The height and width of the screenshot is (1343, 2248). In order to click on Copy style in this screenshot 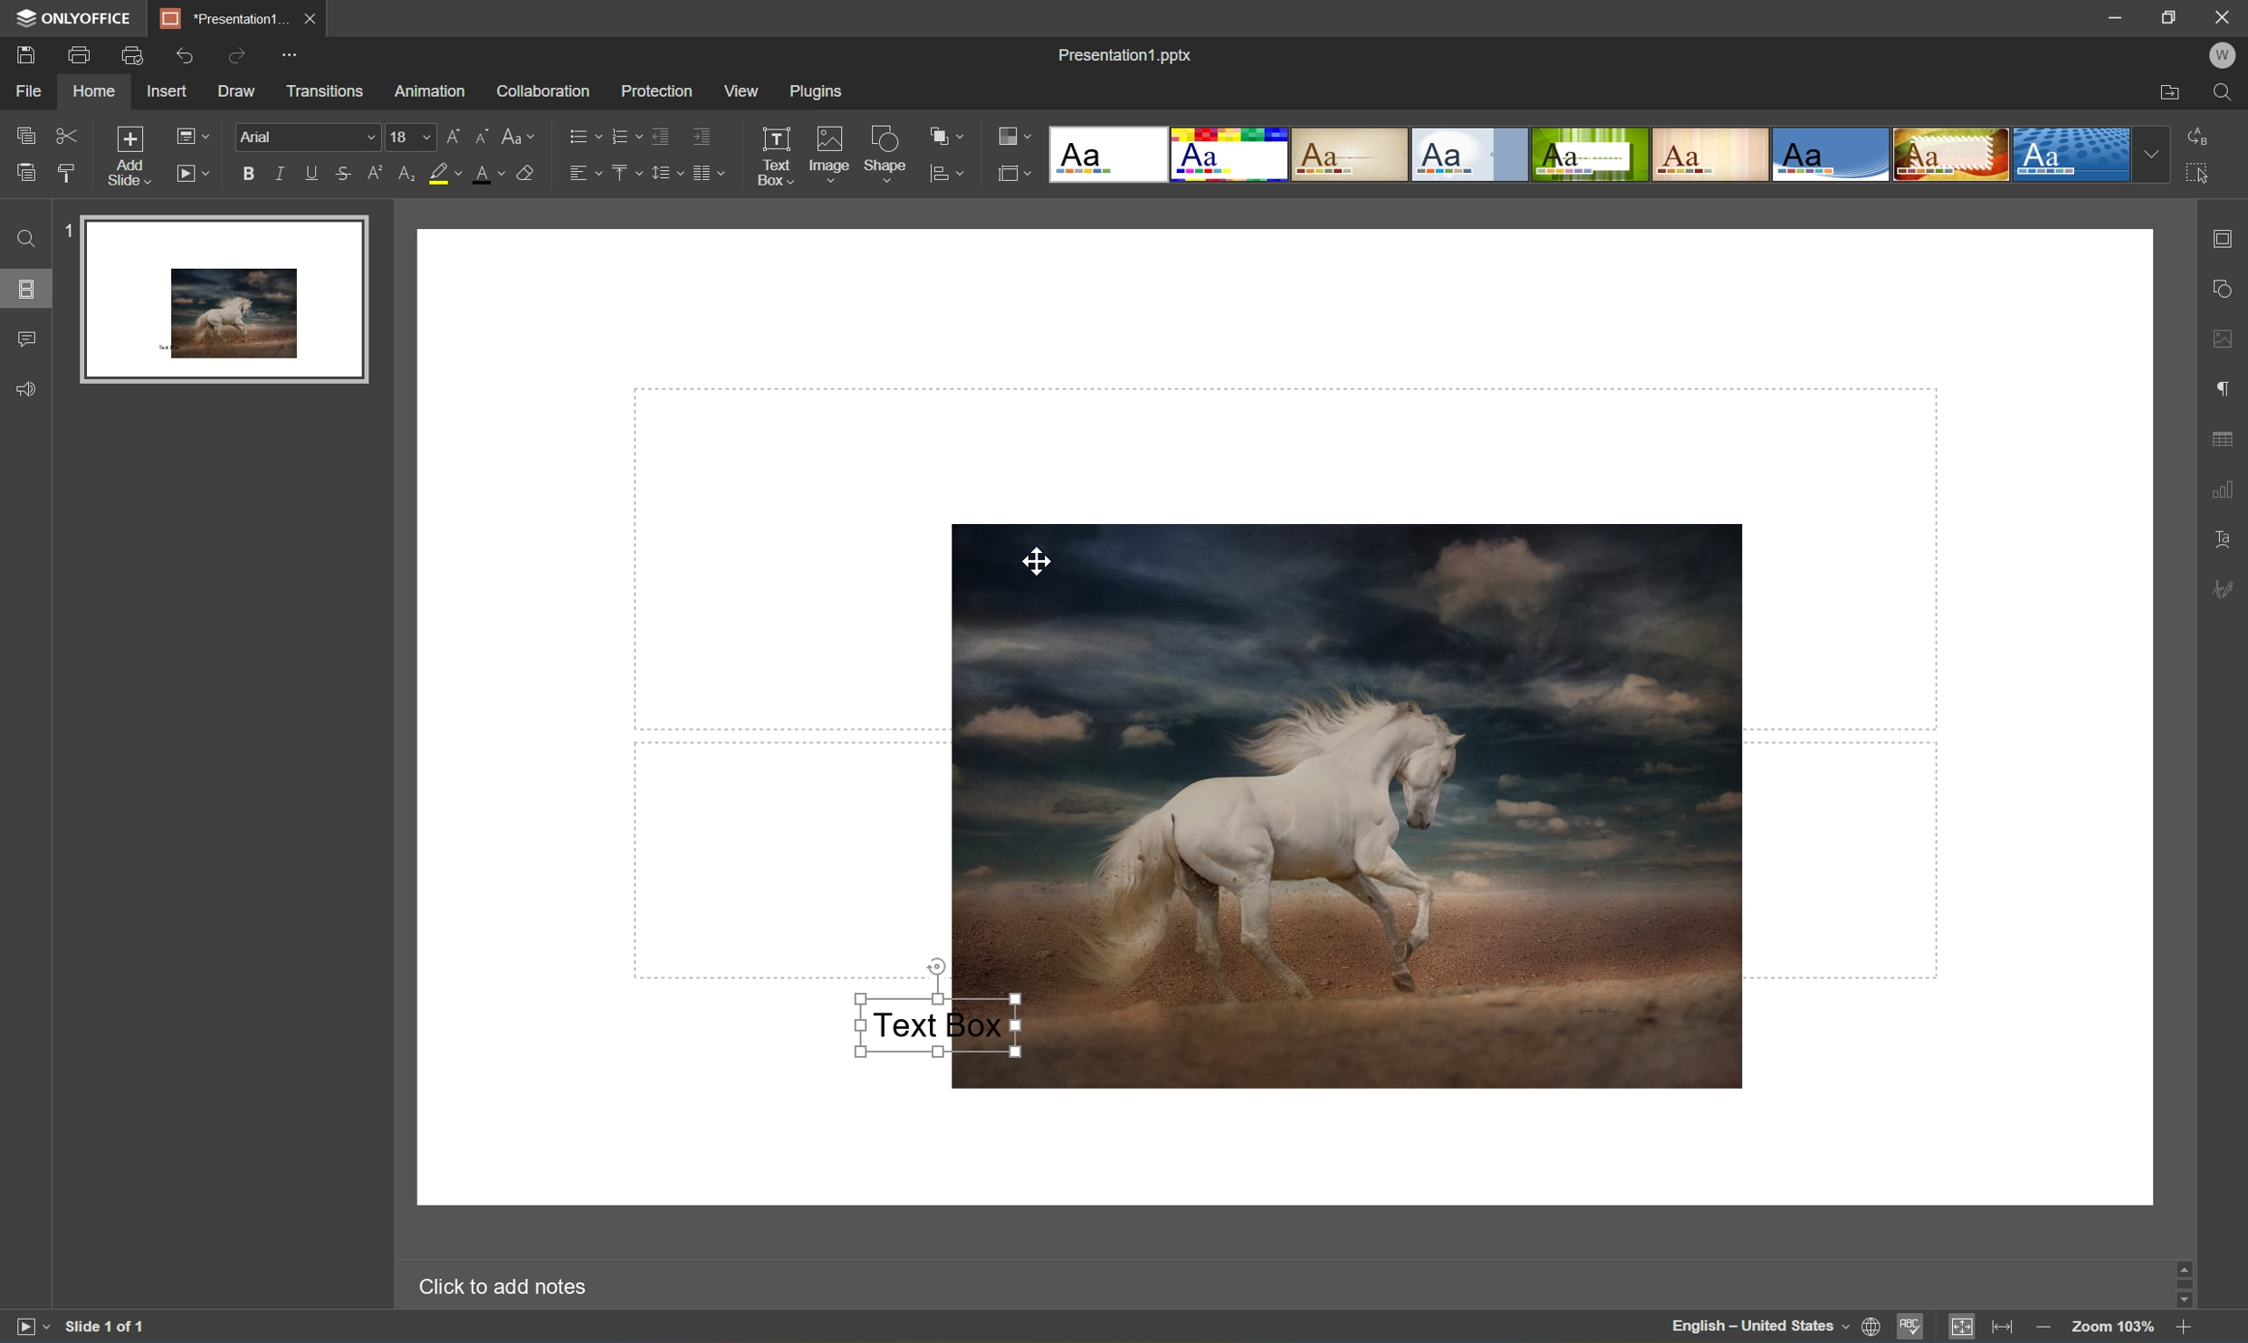, I will do `click(65, 172)`.